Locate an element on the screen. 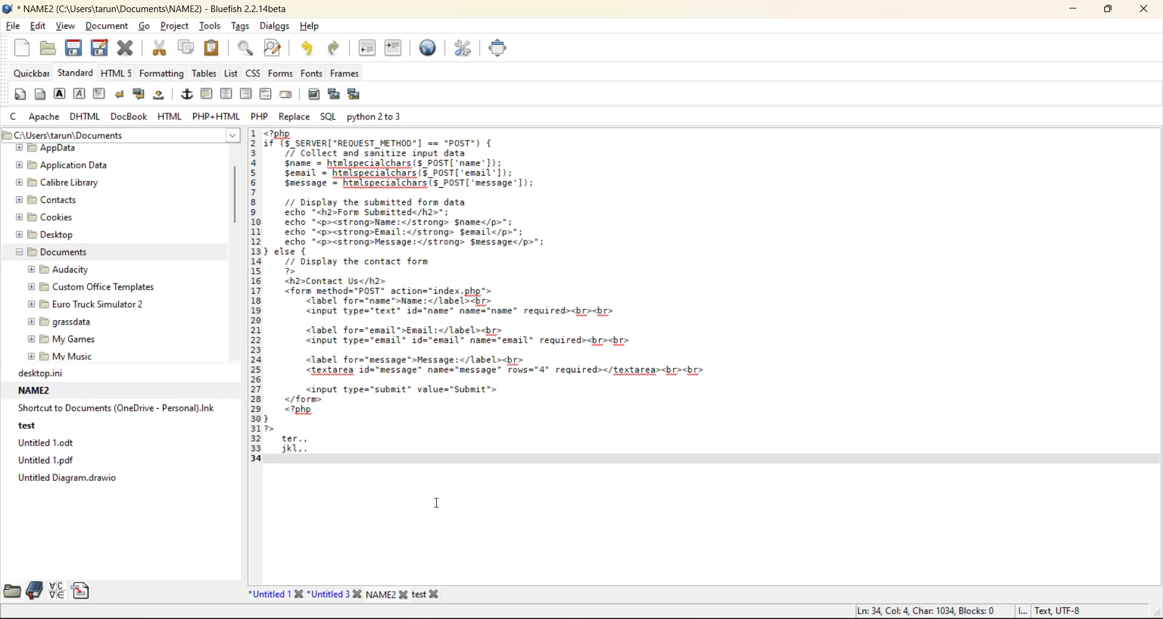  python 2 to 3 is located at coordinates (379, 116).